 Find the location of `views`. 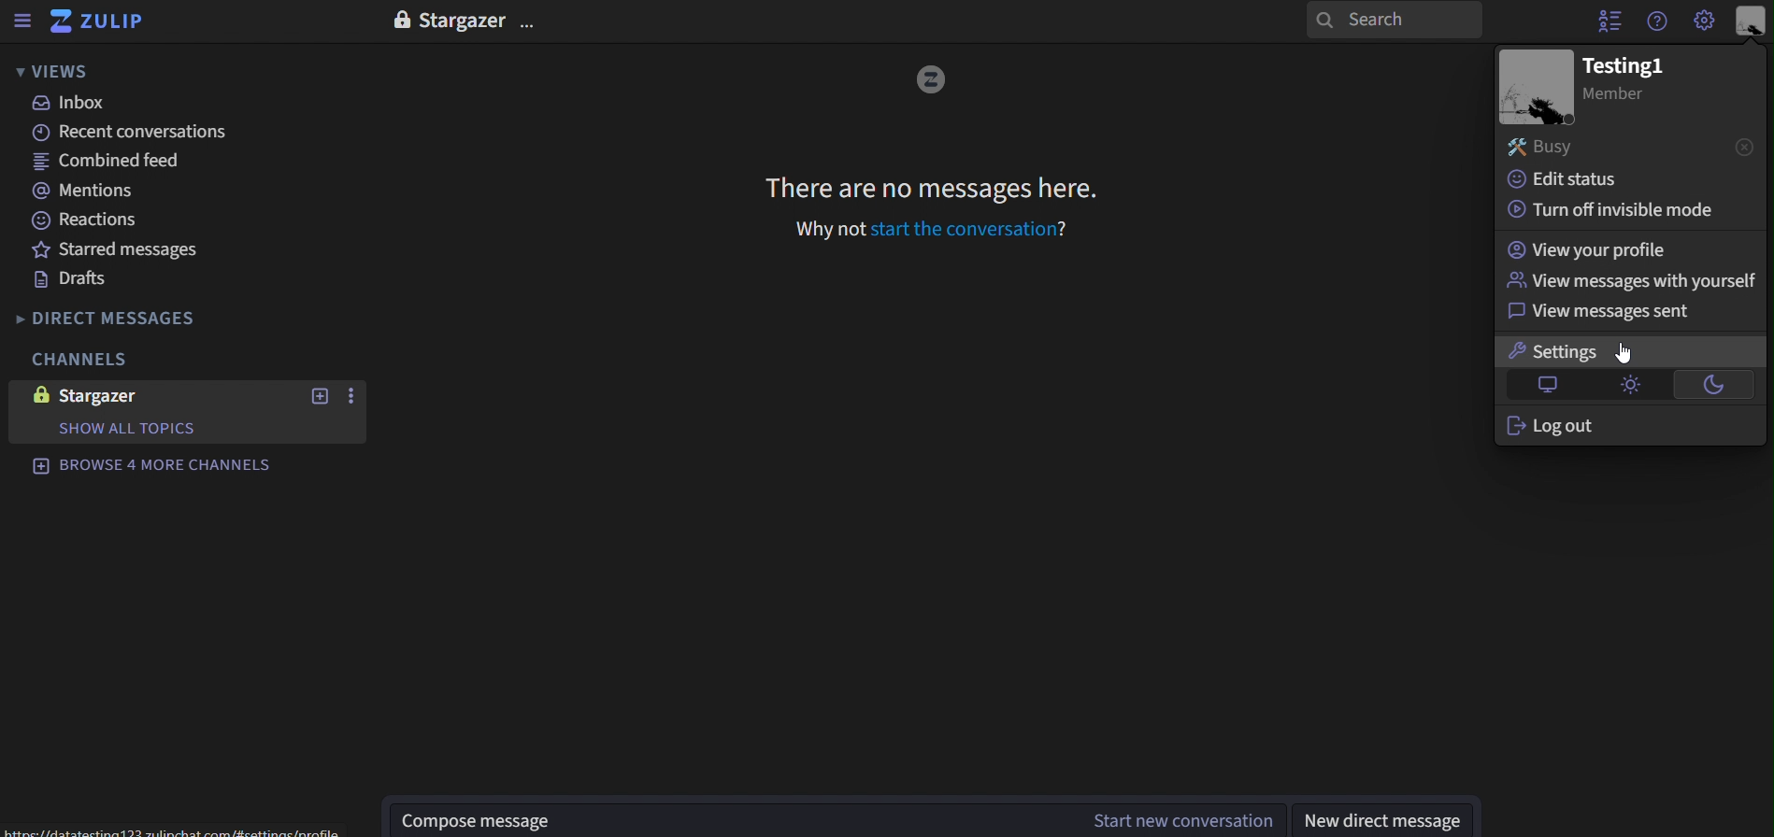

views is located at coordinates (52, 72).